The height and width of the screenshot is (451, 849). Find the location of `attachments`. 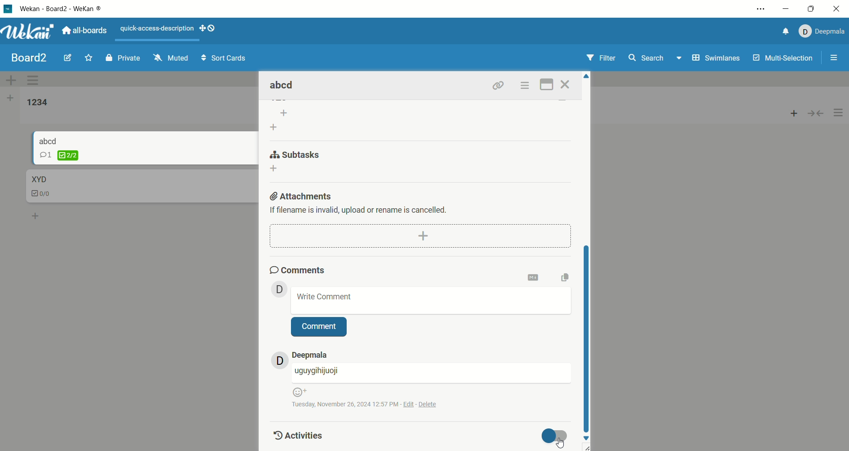

attachments is located at coordinates (302, 195).